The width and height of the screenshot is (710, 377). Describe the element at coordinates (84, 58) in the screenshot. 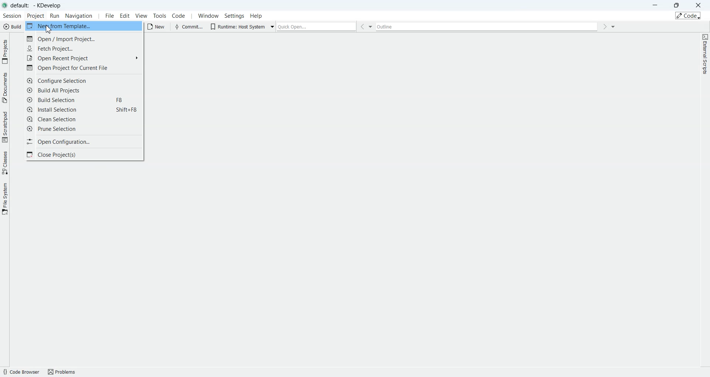

I see `Open Recent Project` at that location.